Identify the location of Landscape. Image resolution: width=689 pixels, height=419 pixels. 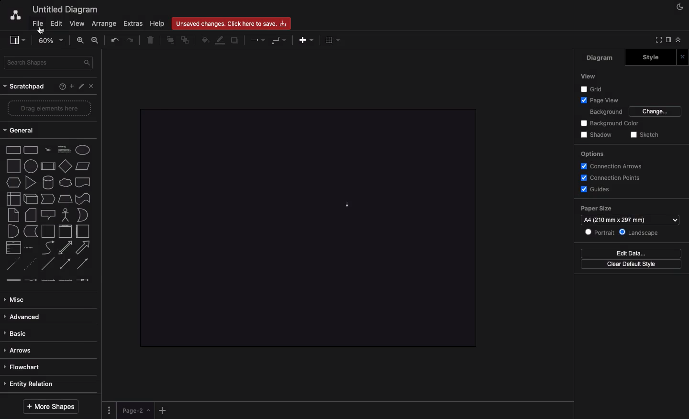
(639, 233).